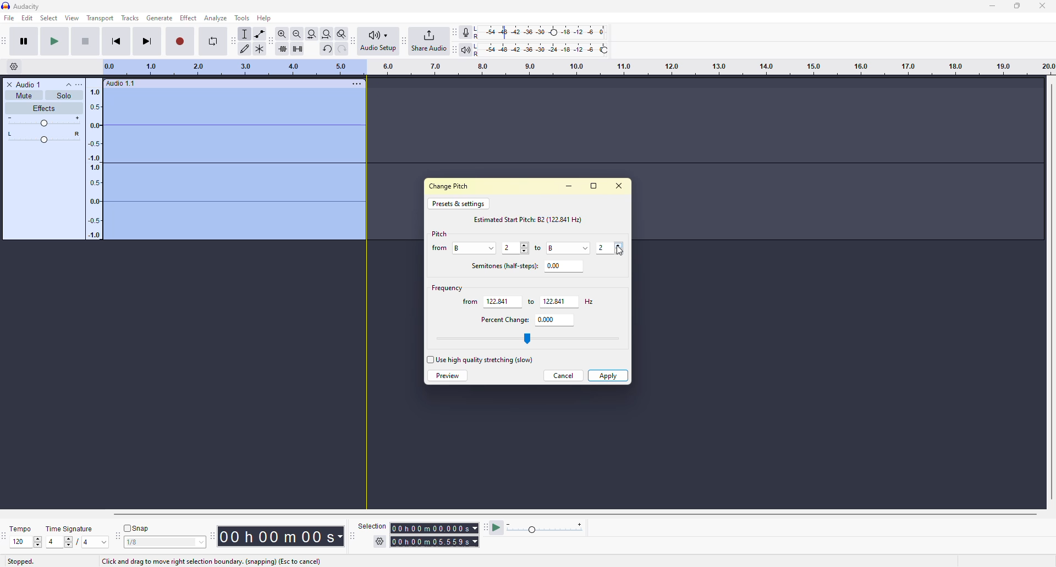  I want to click on playback level, so click(540, 48).